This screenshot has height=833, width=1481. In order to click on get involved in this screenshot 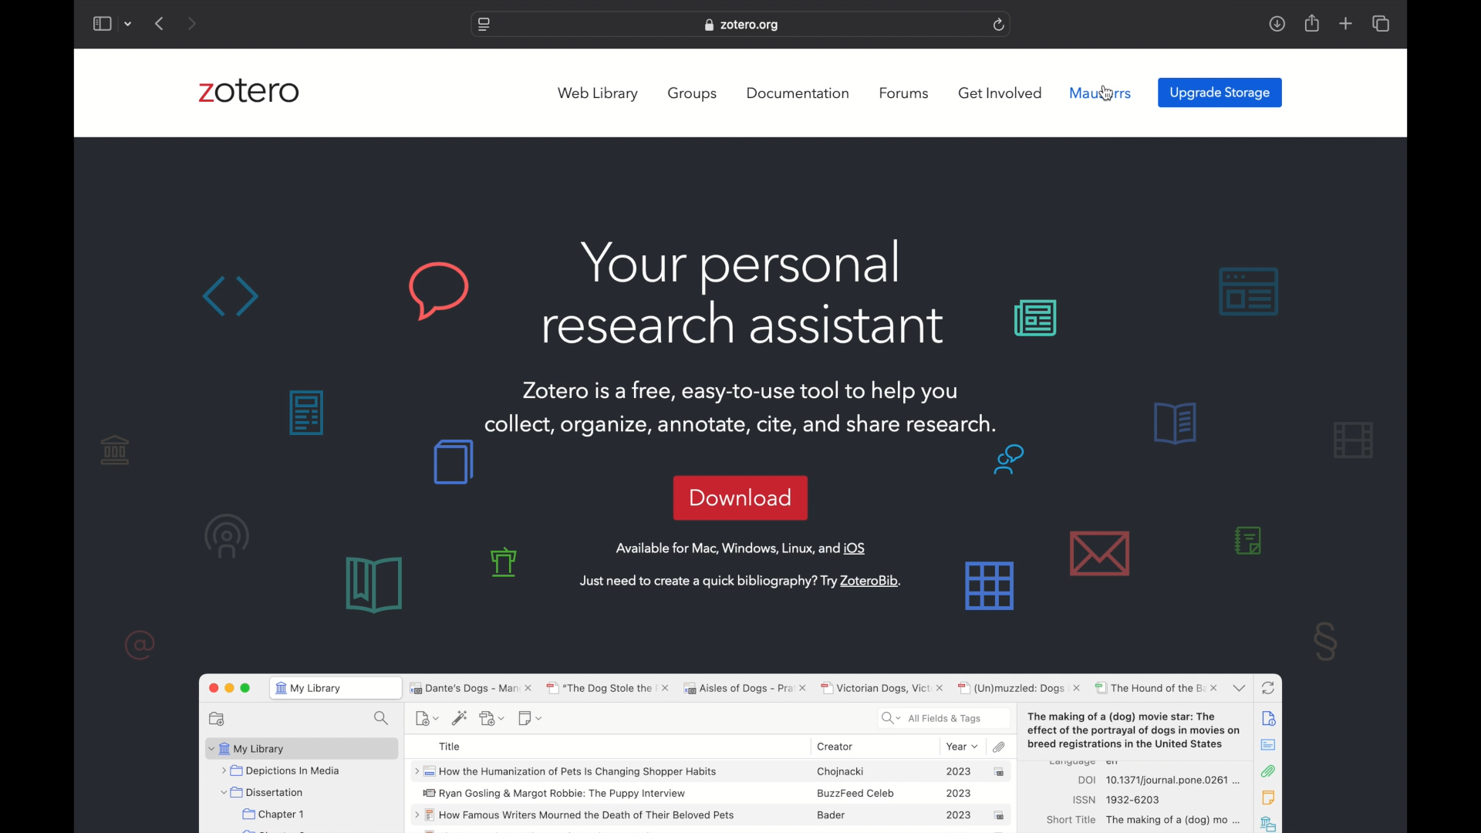, I will do `click(1000, 92)`.